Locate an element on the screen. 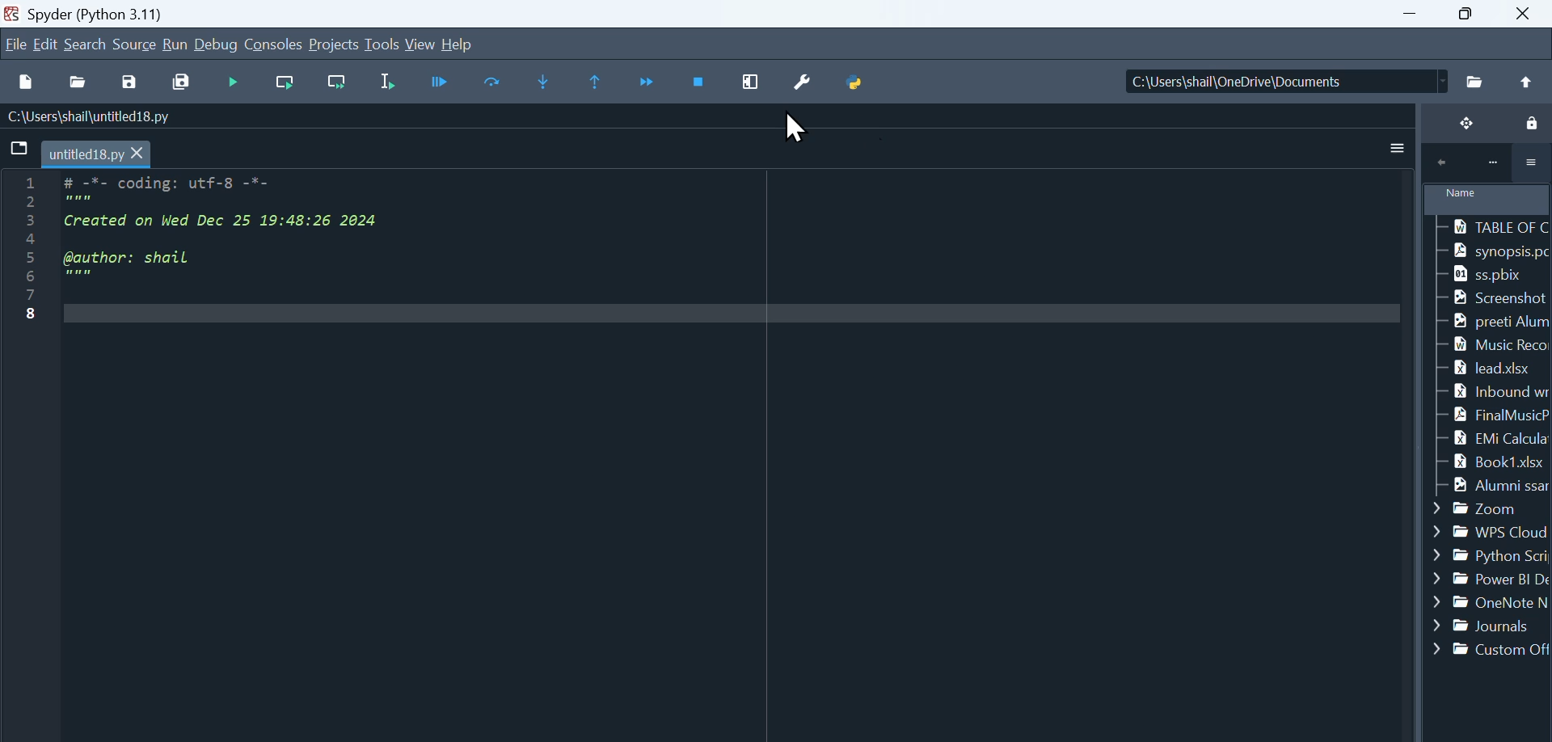  Debugger is located at coordinates (443, 82).